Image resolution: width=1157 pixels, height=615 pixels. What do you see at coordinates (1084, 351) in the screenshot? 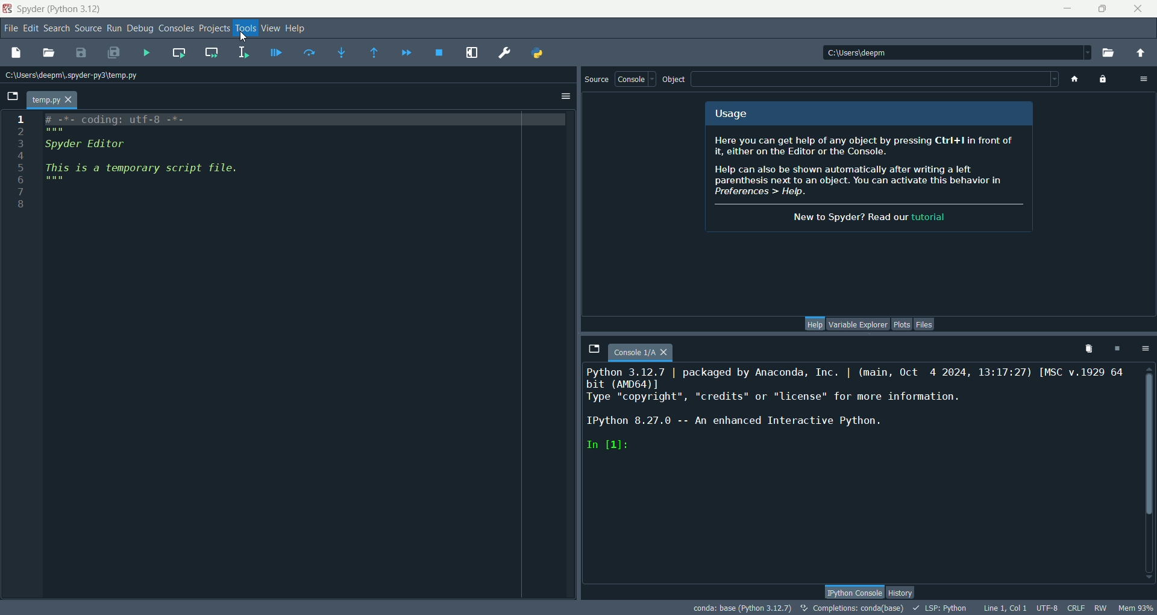
I see `filesremove` at bounding box center [1084, 351].